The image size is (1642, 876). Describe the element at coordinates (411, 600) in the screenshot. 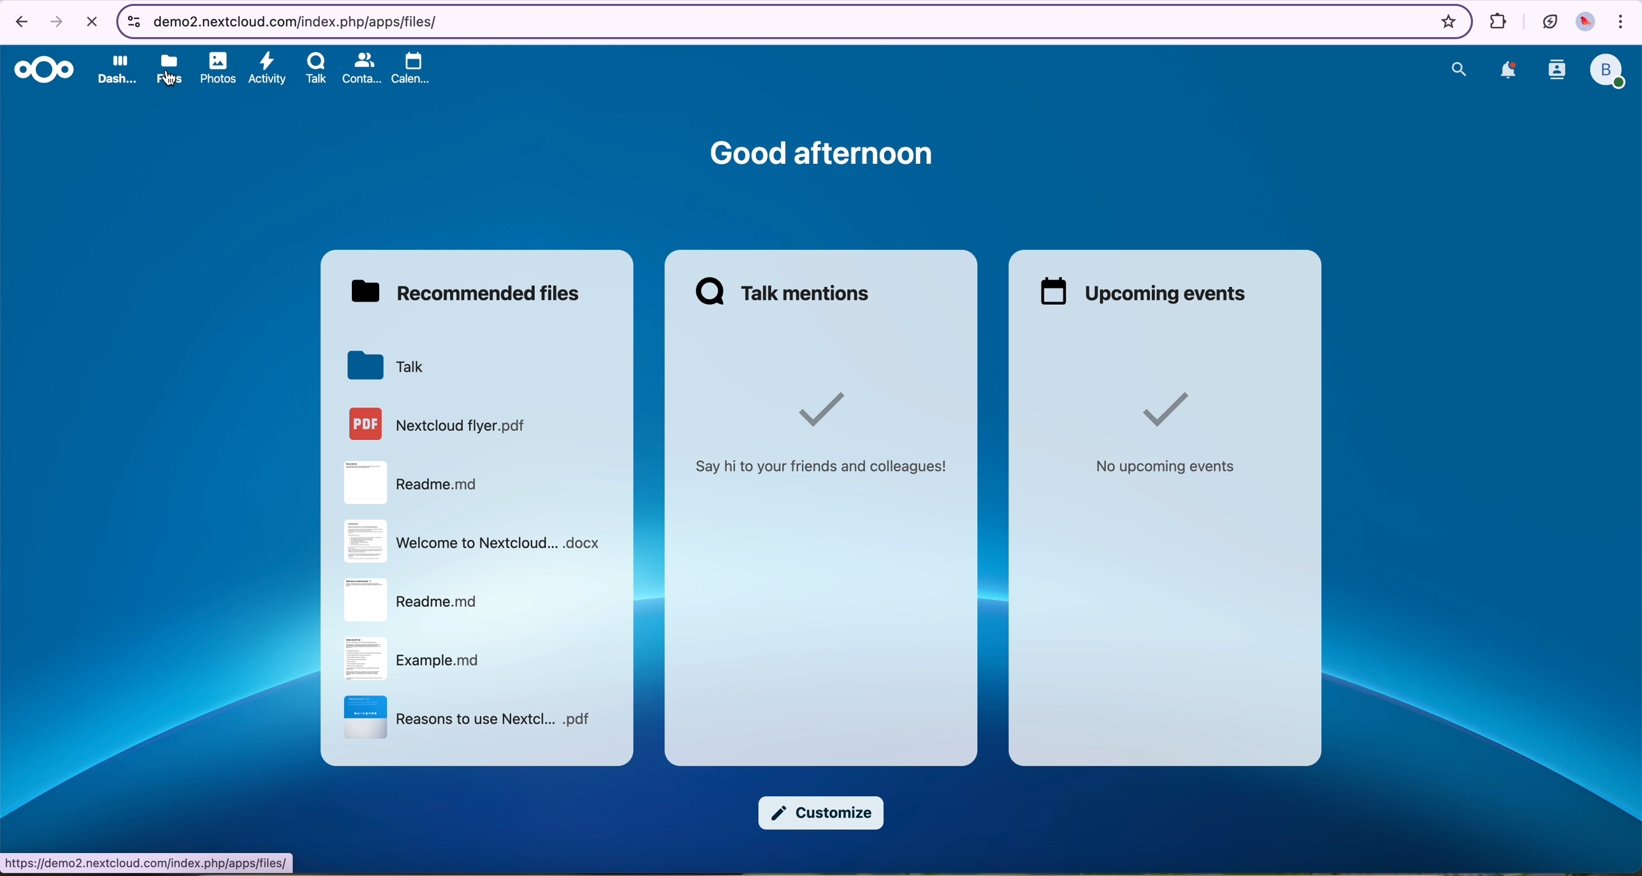

I see `file` at that location.